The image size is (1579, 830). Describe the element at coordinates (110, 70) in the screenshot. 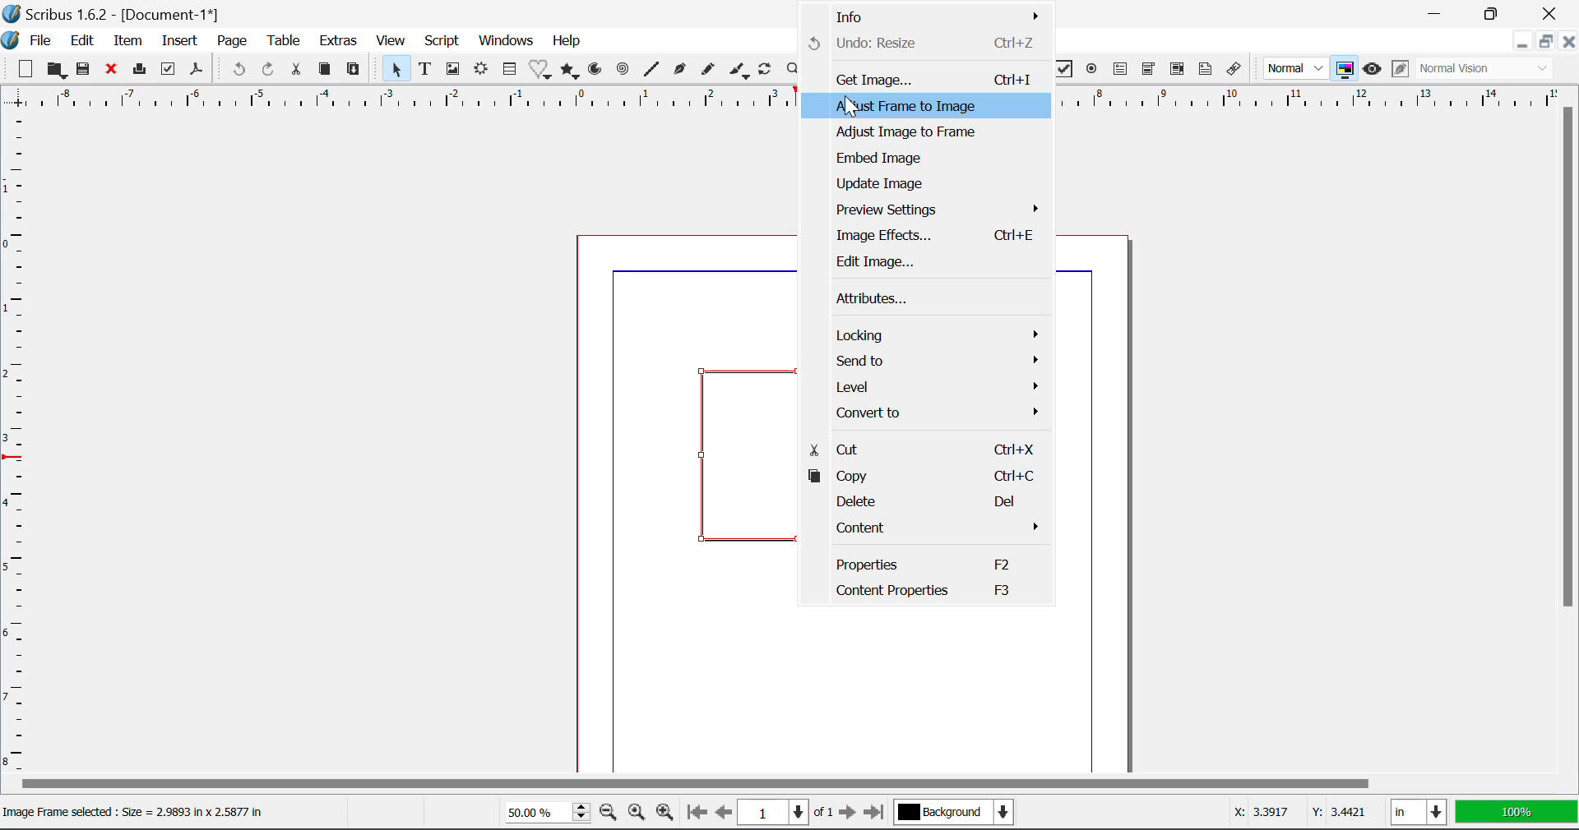

I see `Close` at that location.